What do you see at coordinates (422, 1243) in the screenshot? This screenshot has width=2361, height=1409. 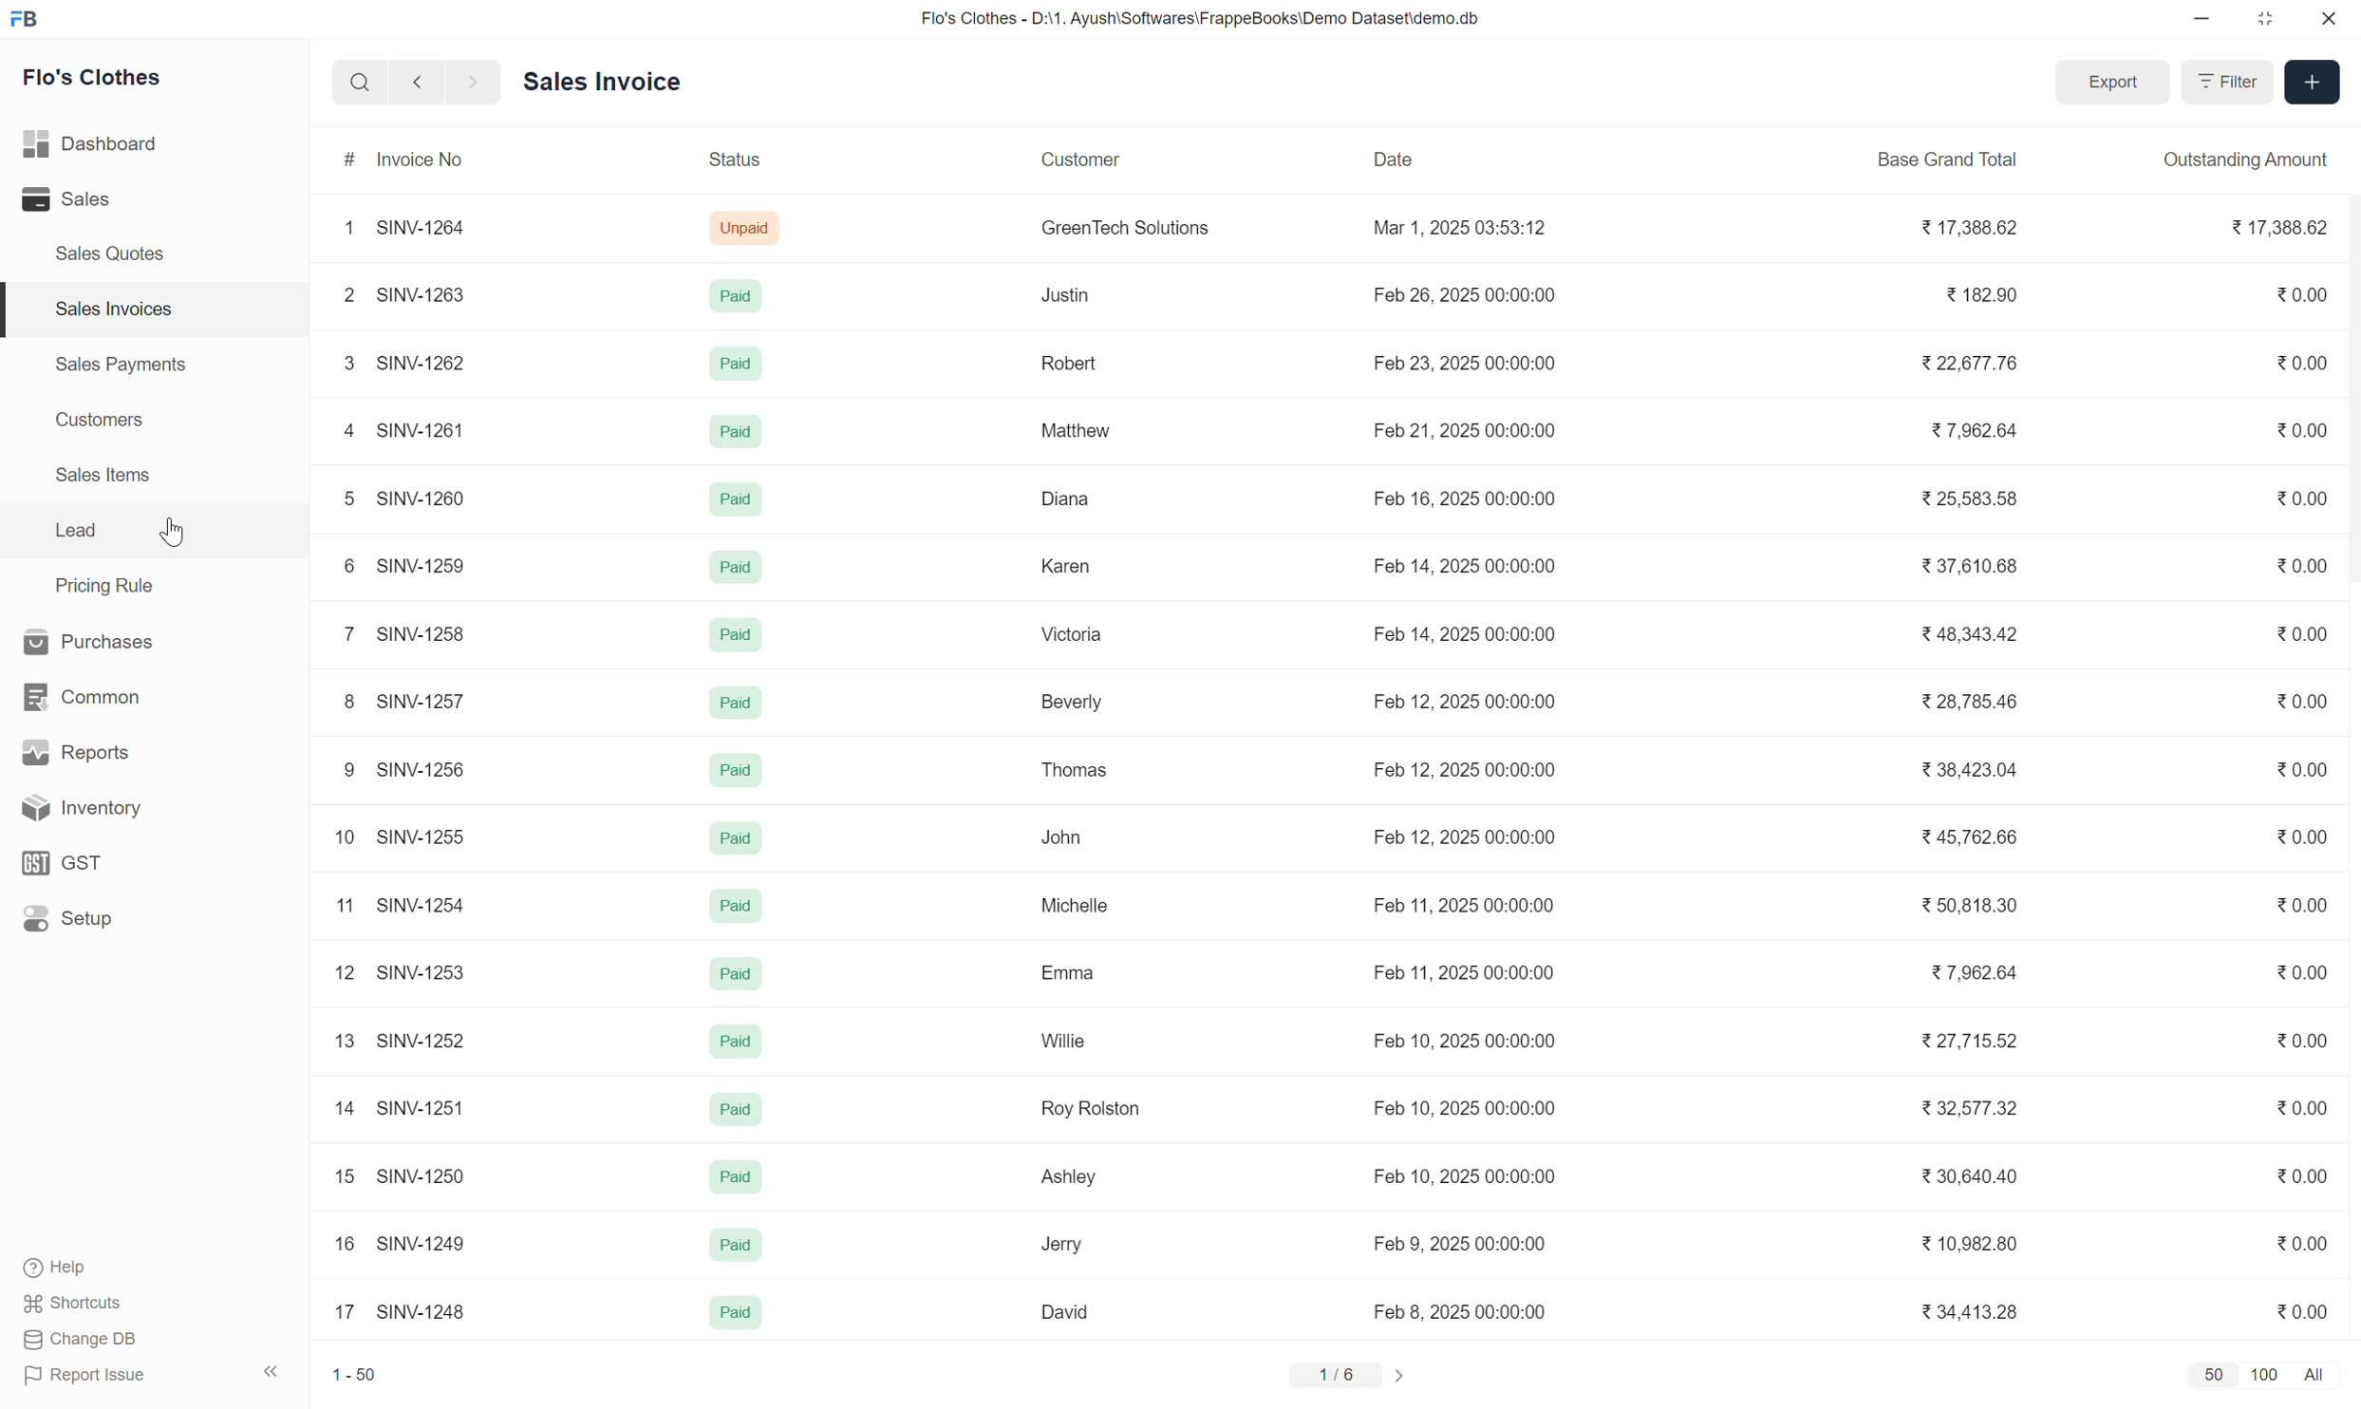 I see `SINV-1249` at bounding box center [422, 1243].